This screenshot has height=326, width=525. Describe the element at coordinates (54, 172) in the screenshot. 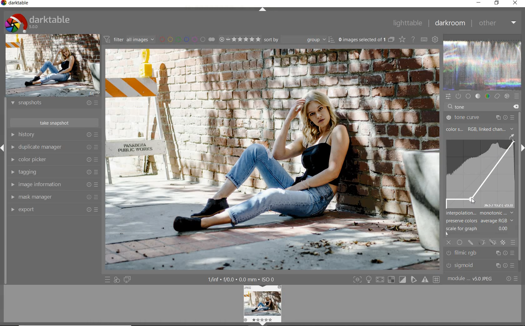

I see `tagging` at that location.